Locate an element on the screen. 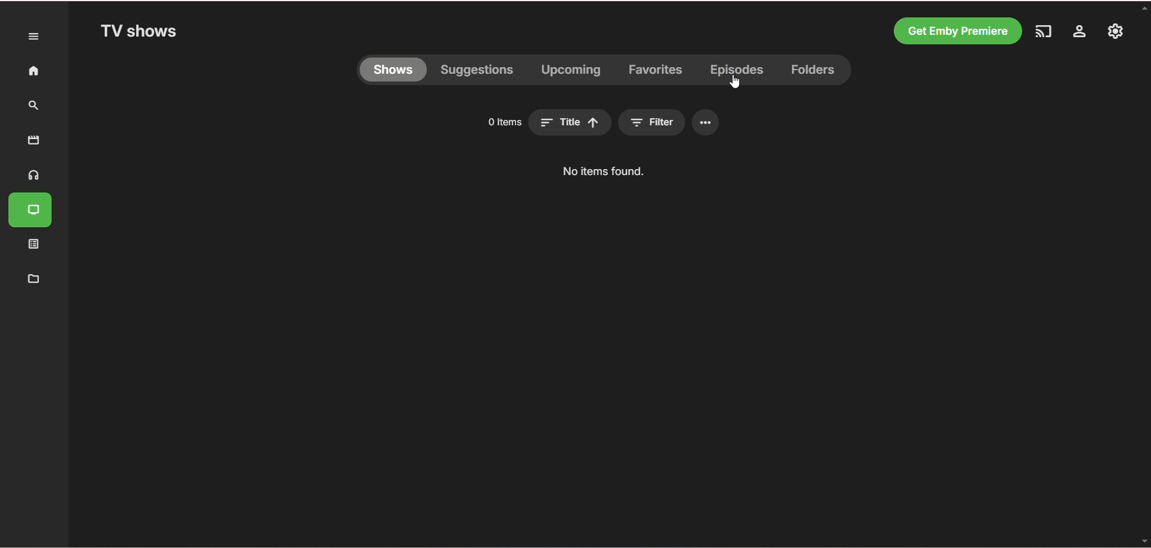 This screenshot has width=1151, height=548. filter is located at coordinates (652, 123).